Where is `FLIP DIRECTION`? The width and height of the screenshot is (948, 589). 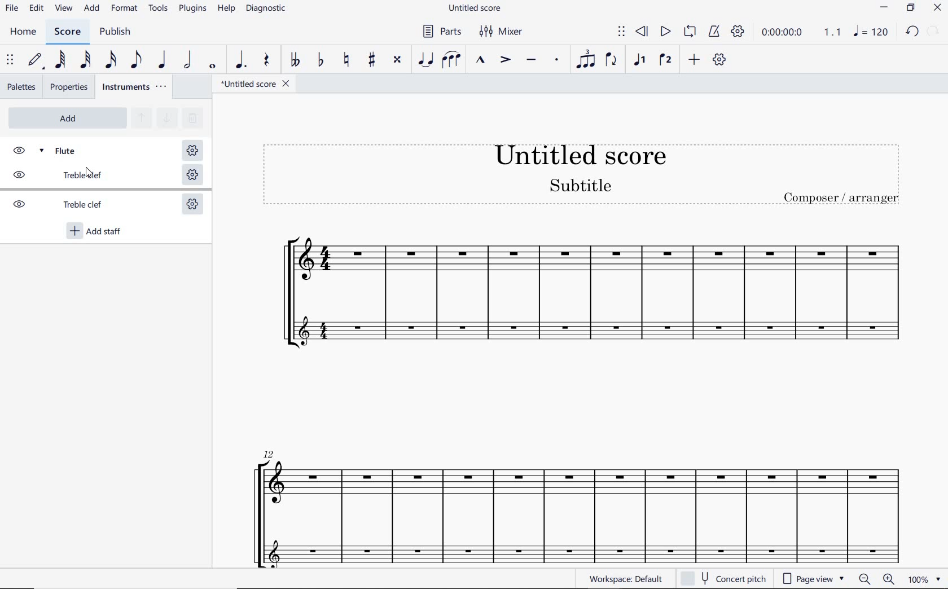 FLIP DIRECTION is located at coordinates (612, 62).